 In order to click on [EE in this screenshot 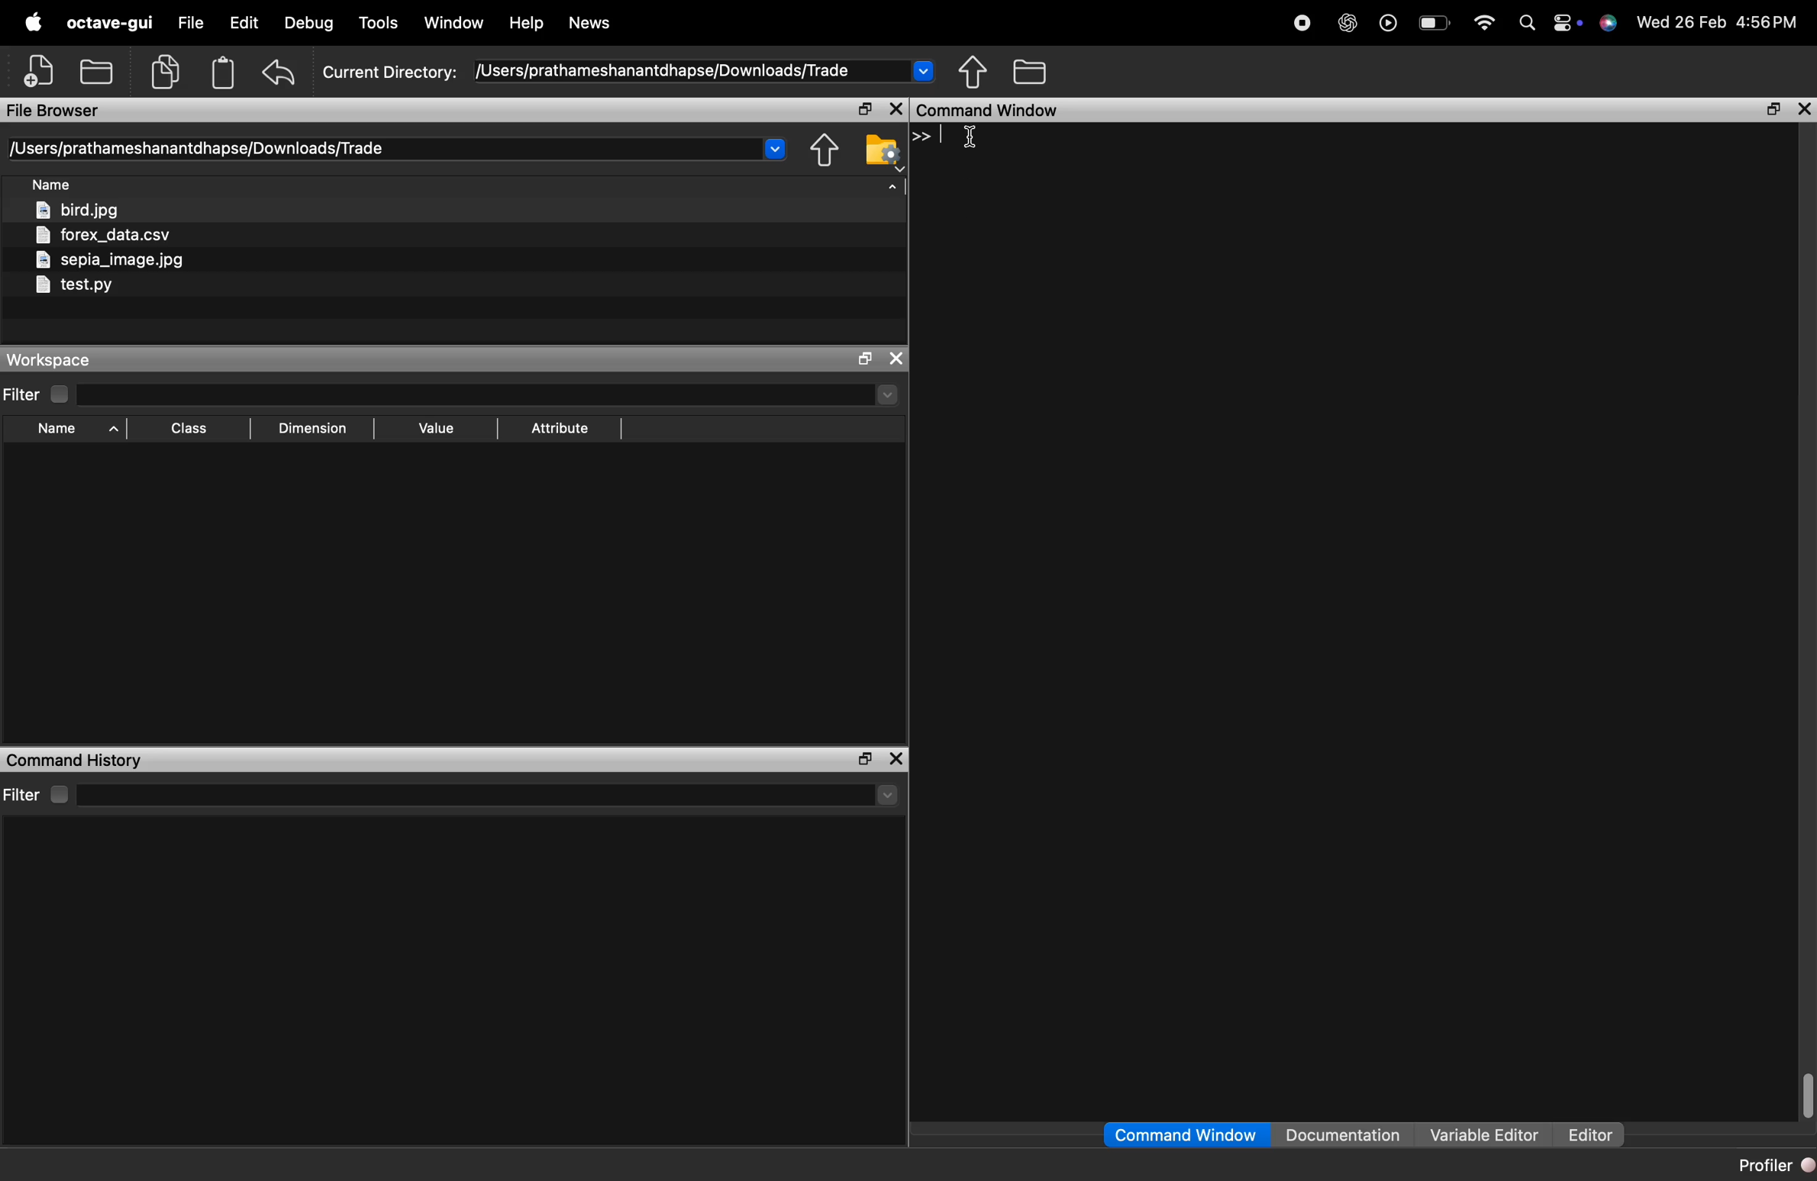, I will do `click(189, 428)`.